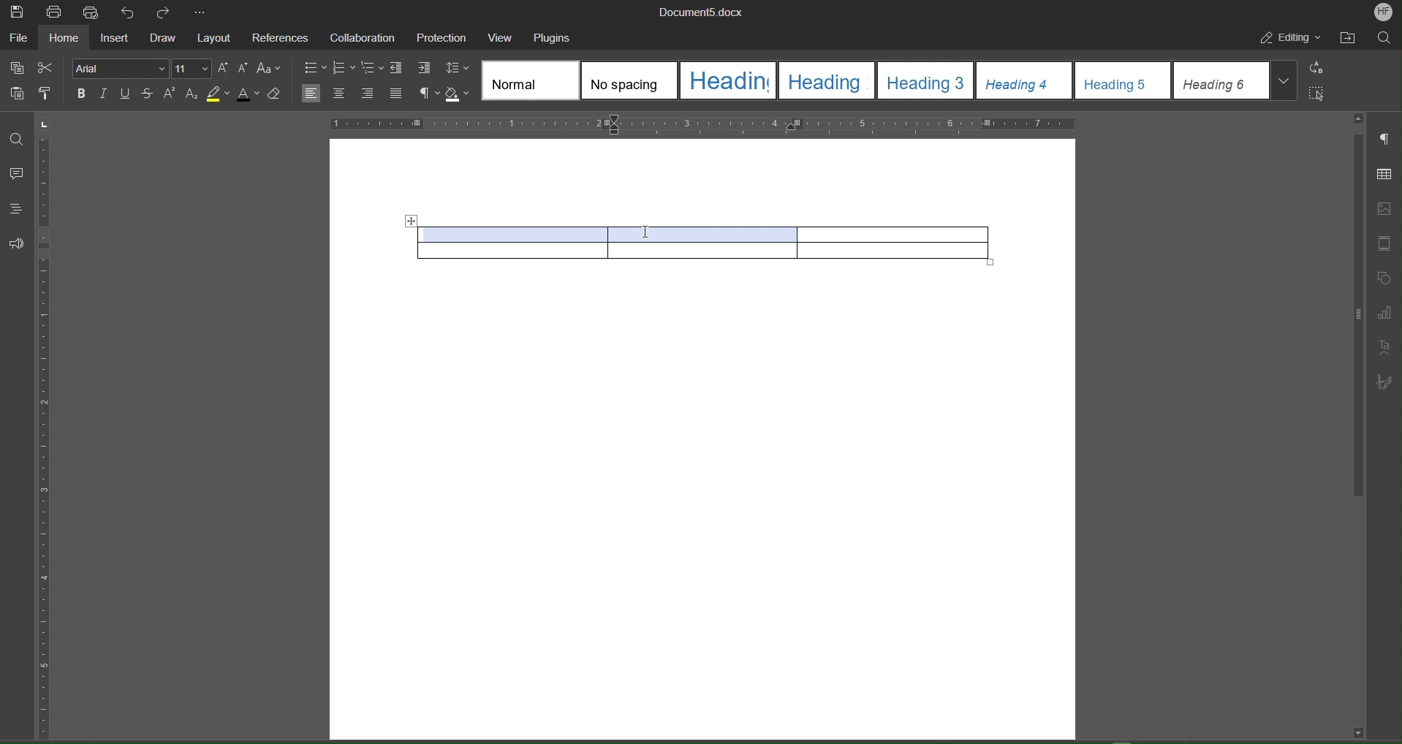  What do you see at coordinates (1386, 278) in the screenshot?
I see `Shape Settings` at bounding box center [1386, 278].